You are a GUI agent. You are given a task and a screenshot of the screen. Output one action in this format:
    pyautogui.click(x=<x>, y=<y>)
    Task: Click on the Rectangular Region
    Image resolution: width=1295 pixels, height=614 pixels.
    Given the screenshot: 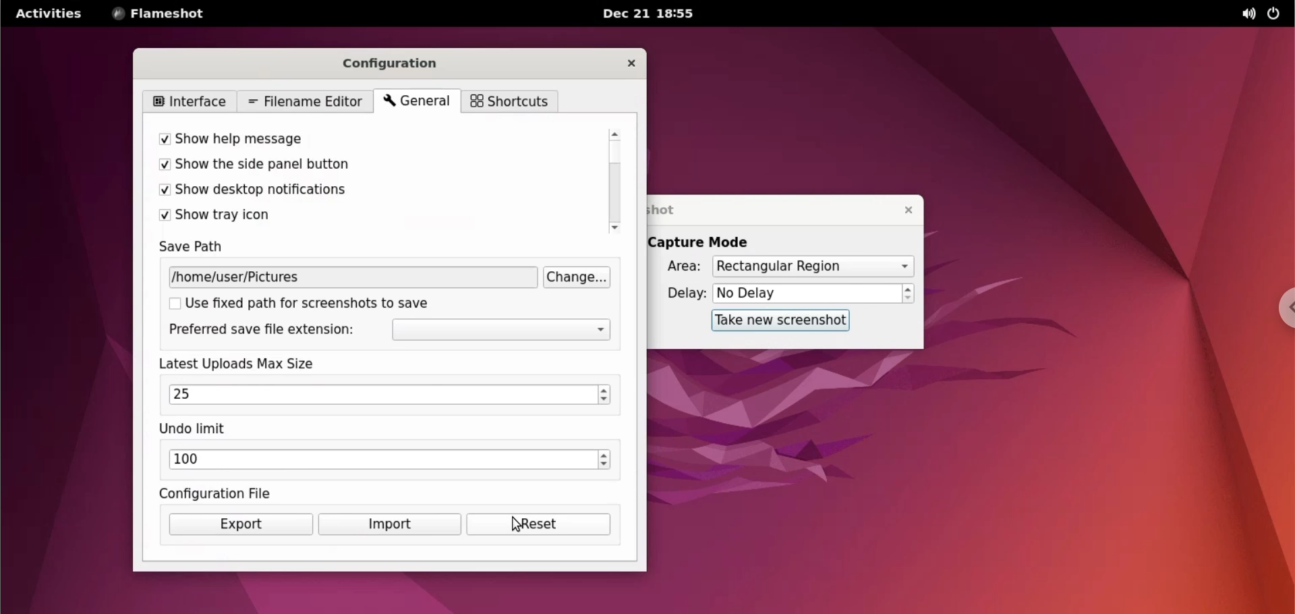 What is the action you would take?
    pyautogui.click(x=811, y=267)
    